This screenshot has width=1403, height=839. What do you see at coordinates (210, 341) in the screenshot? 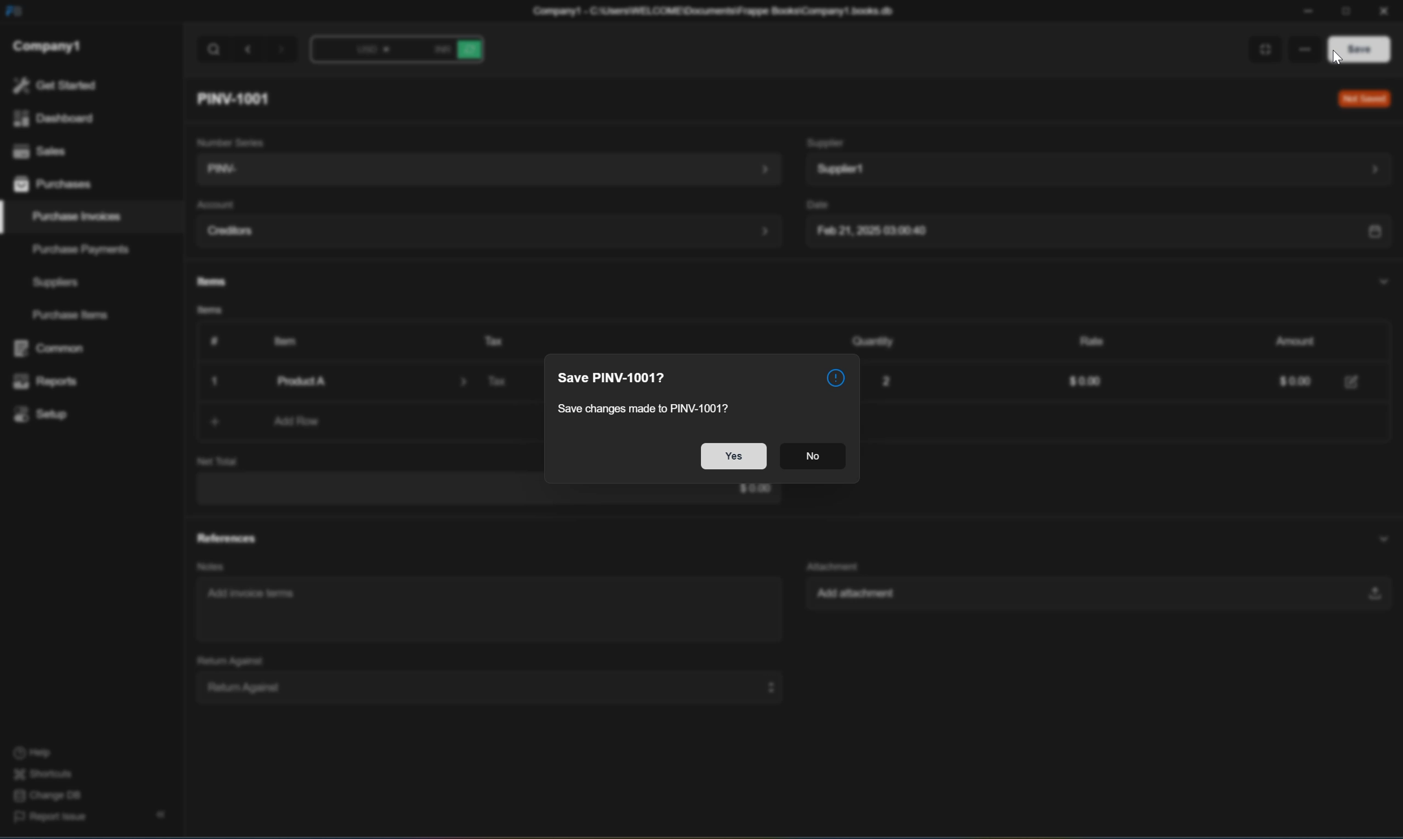
I see `` at bounding box center [210, 341].